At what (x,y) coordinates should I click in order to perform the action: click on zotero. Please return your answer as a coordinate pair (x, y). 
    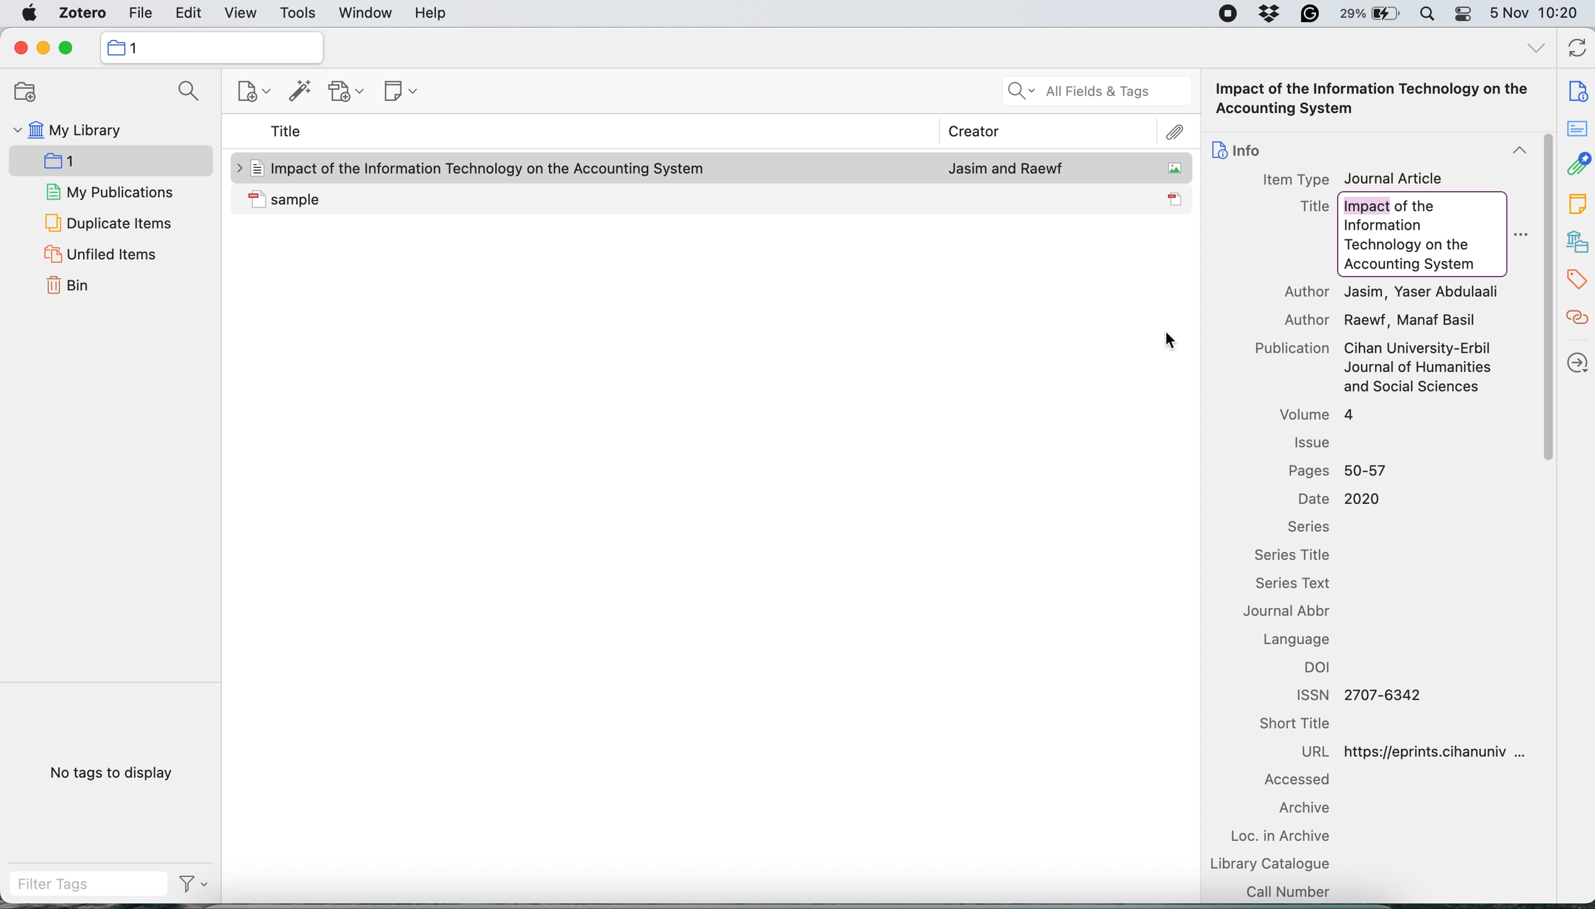
    Looking at the image, I should click on (79, 14).